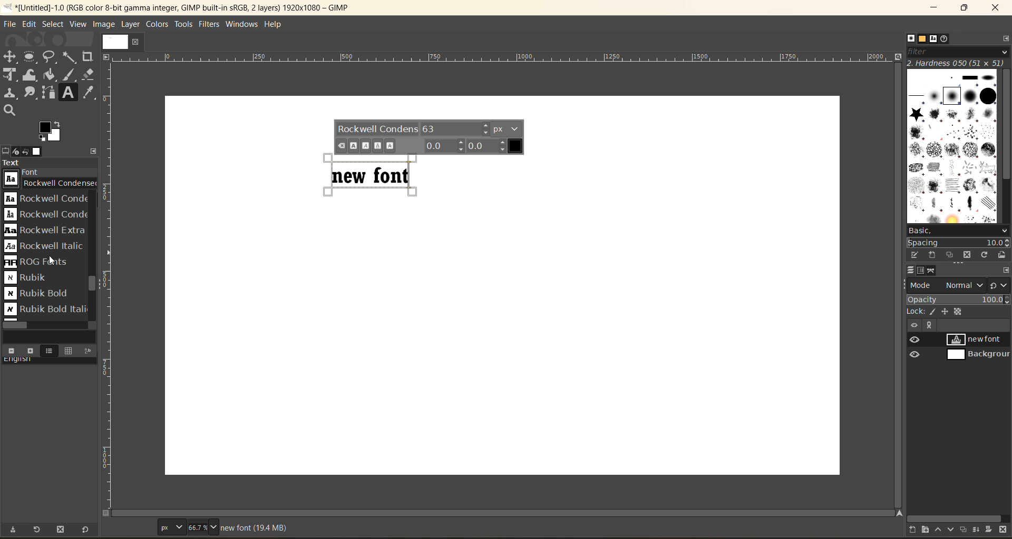 The image size is (1012, 539). Describe the element at coordinates (15, 531) in the screenshot. I see `save tool preset` at that location.